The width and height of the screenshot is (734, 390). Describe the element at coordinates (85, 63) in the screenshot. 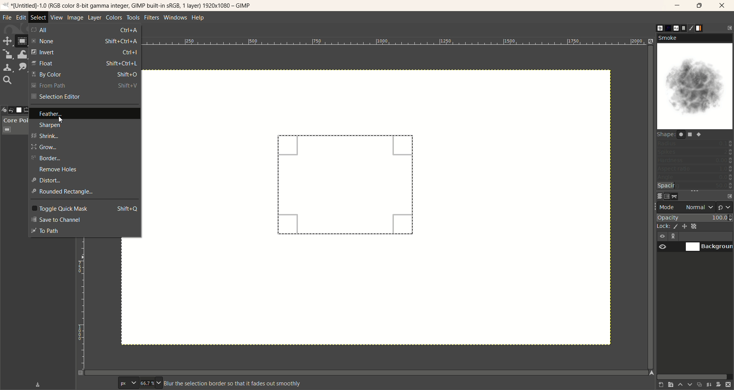

I see `float` at that location.